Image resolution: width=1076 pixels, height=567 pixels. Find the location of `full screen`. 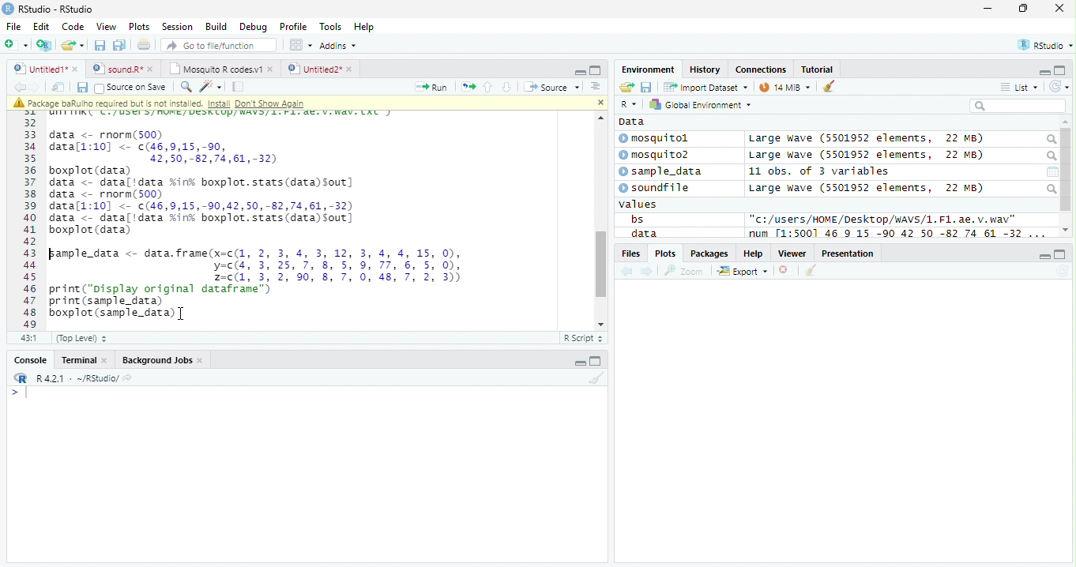

full screen is located at coordinates (1061, 254).